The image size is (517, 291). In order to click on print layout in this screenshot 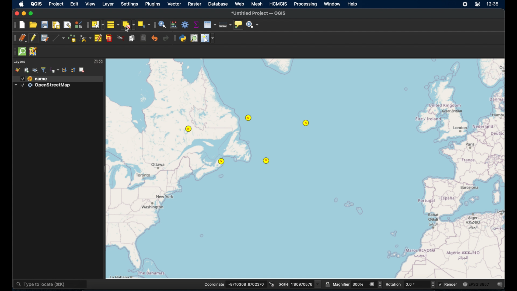, I will do `click(55, 25)`.